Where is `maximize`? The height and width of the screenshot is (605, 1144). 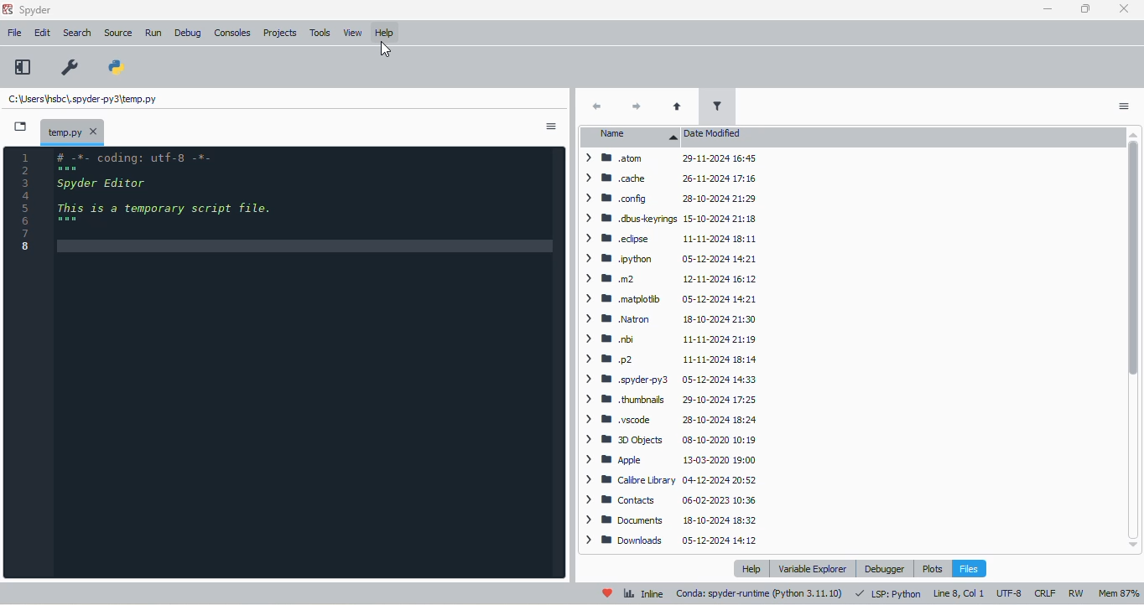
maximize is located at coordinates (1086, 8).